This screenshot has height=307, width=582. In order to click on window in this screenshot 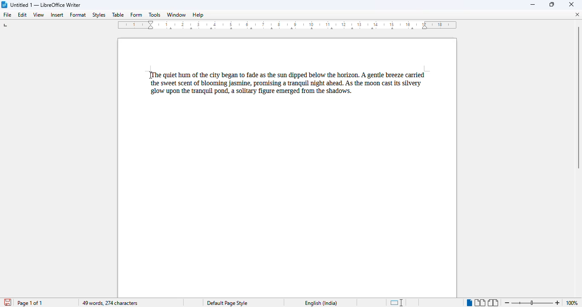, I will do `click(176, 14)`.